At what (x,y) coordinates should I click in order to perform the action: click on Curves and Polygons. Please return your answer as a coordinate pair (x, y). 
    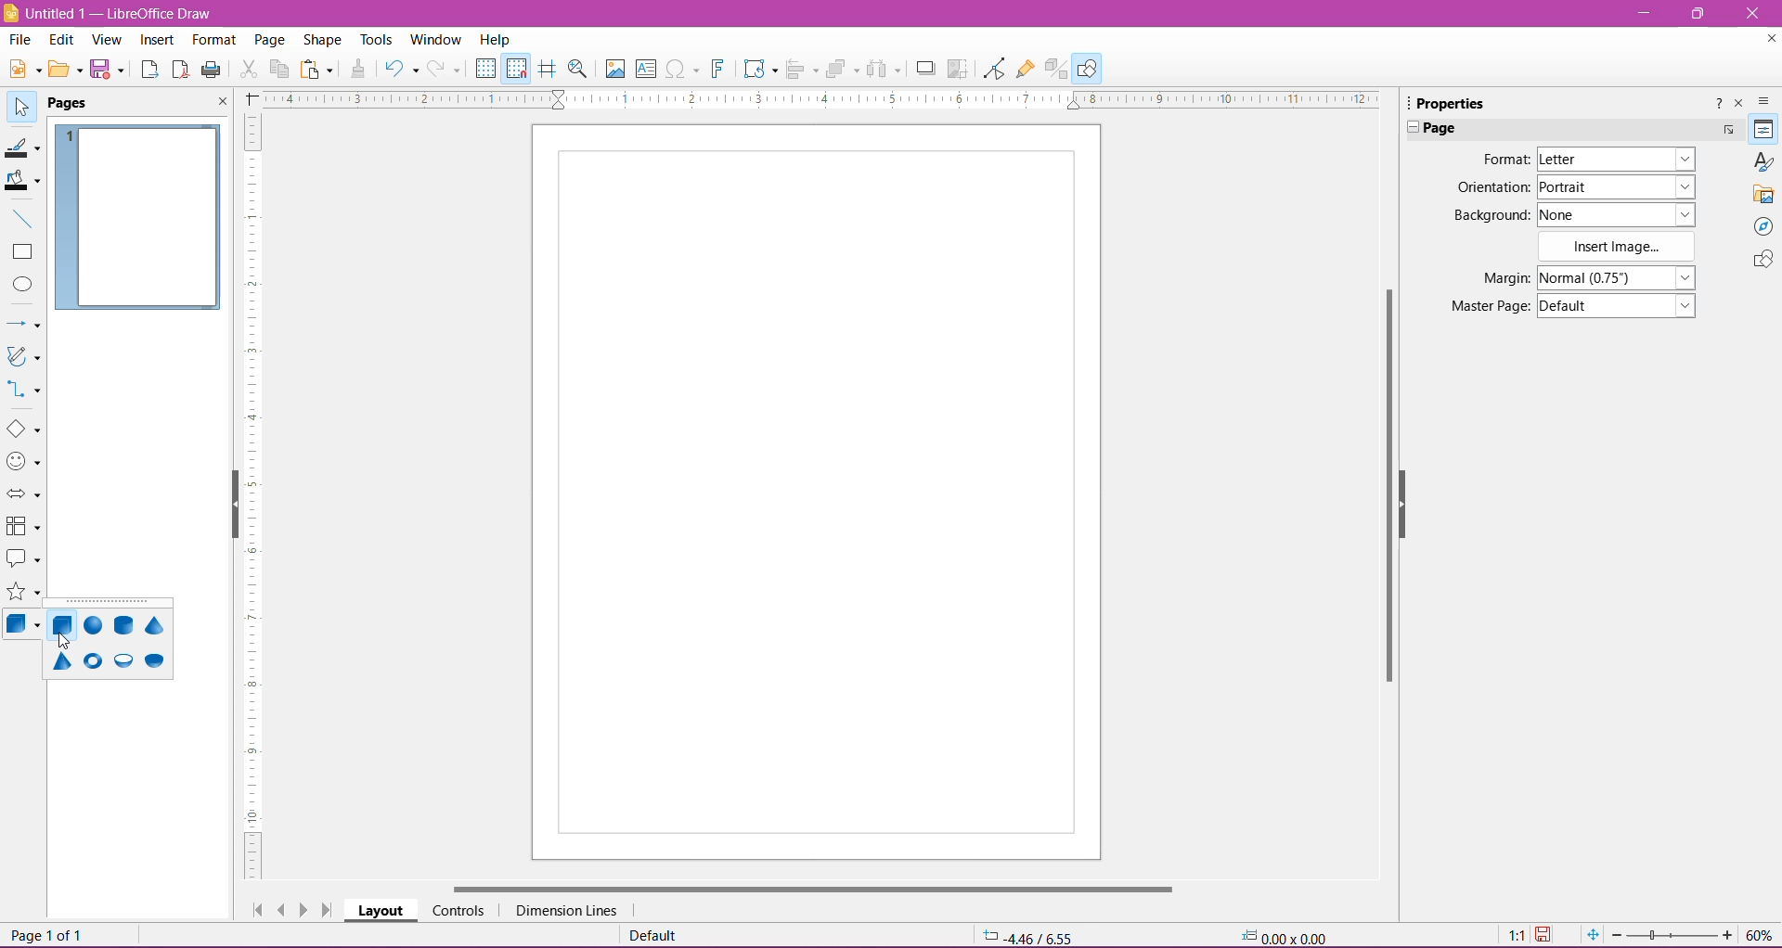
    Looking at the image, I should click on (23, 358).